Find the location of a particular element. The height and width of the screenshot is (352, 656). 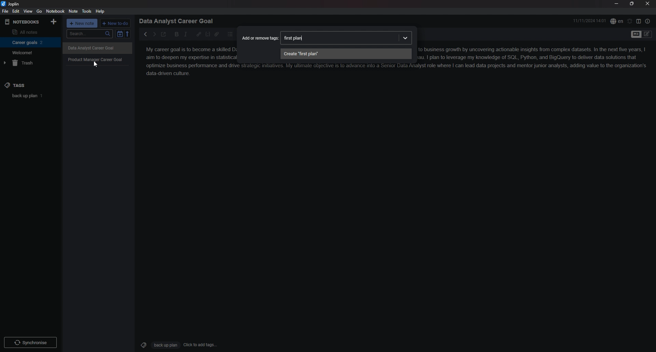

notebooks is located at coordinates (23, 22).